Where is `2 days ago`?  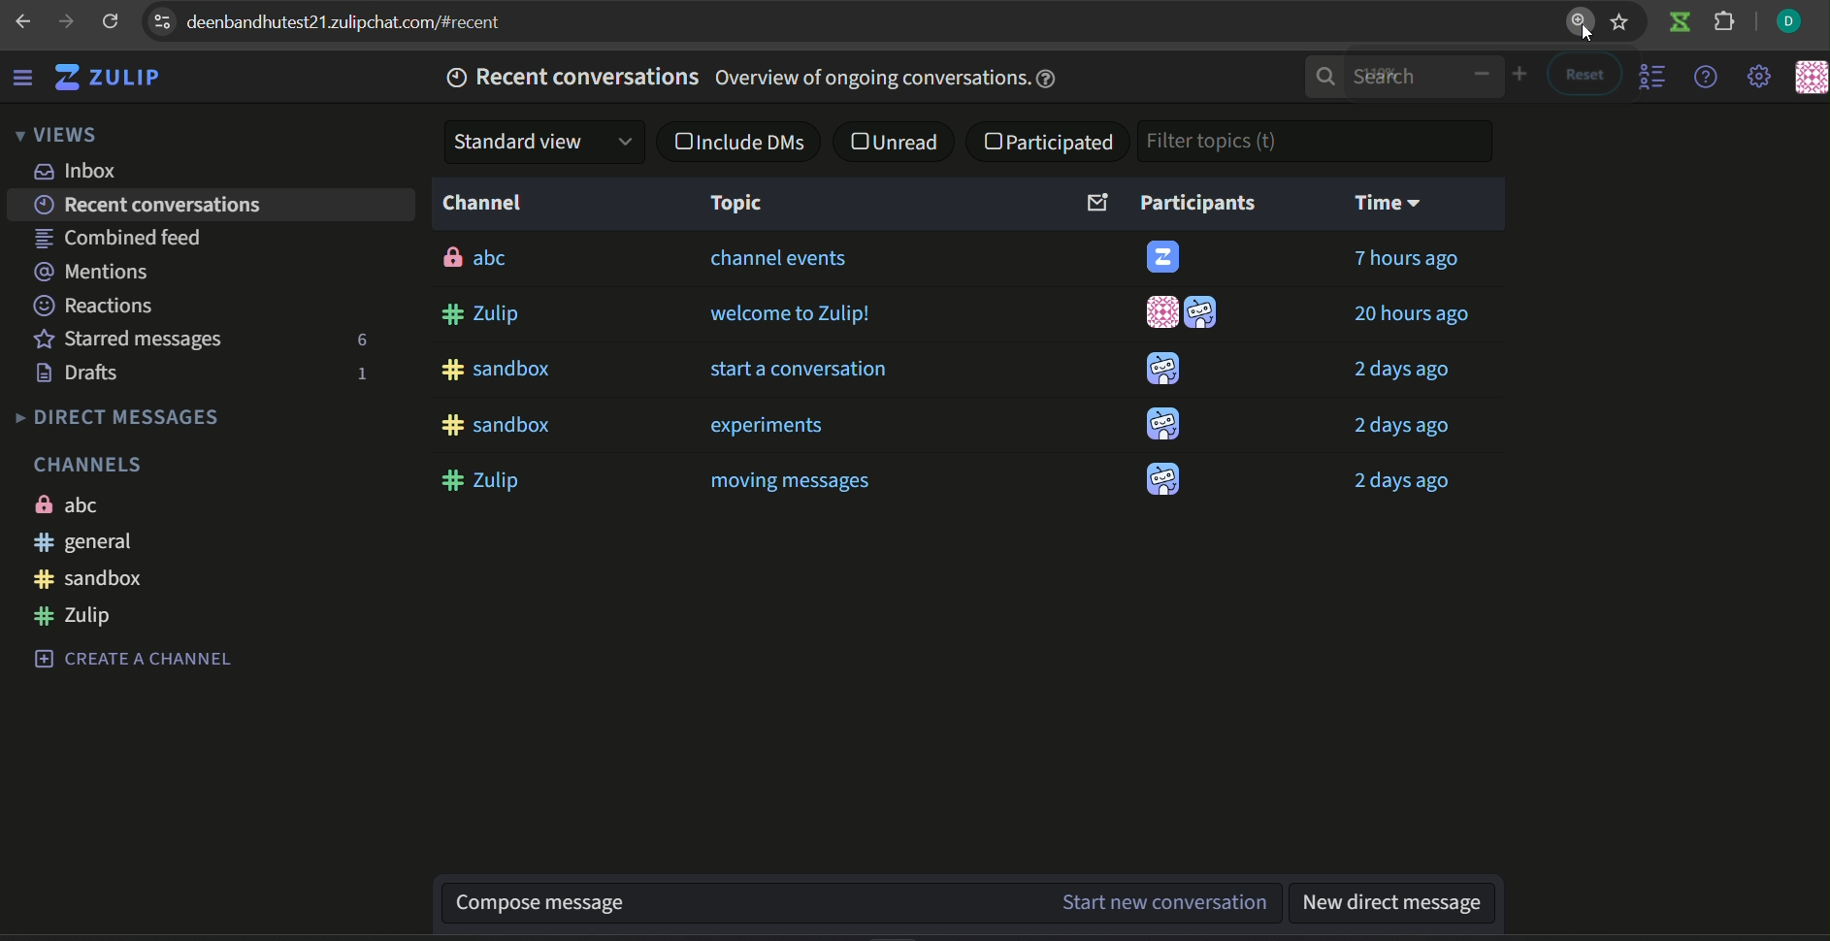
2 days ago is located at coordinates (1401, 428).